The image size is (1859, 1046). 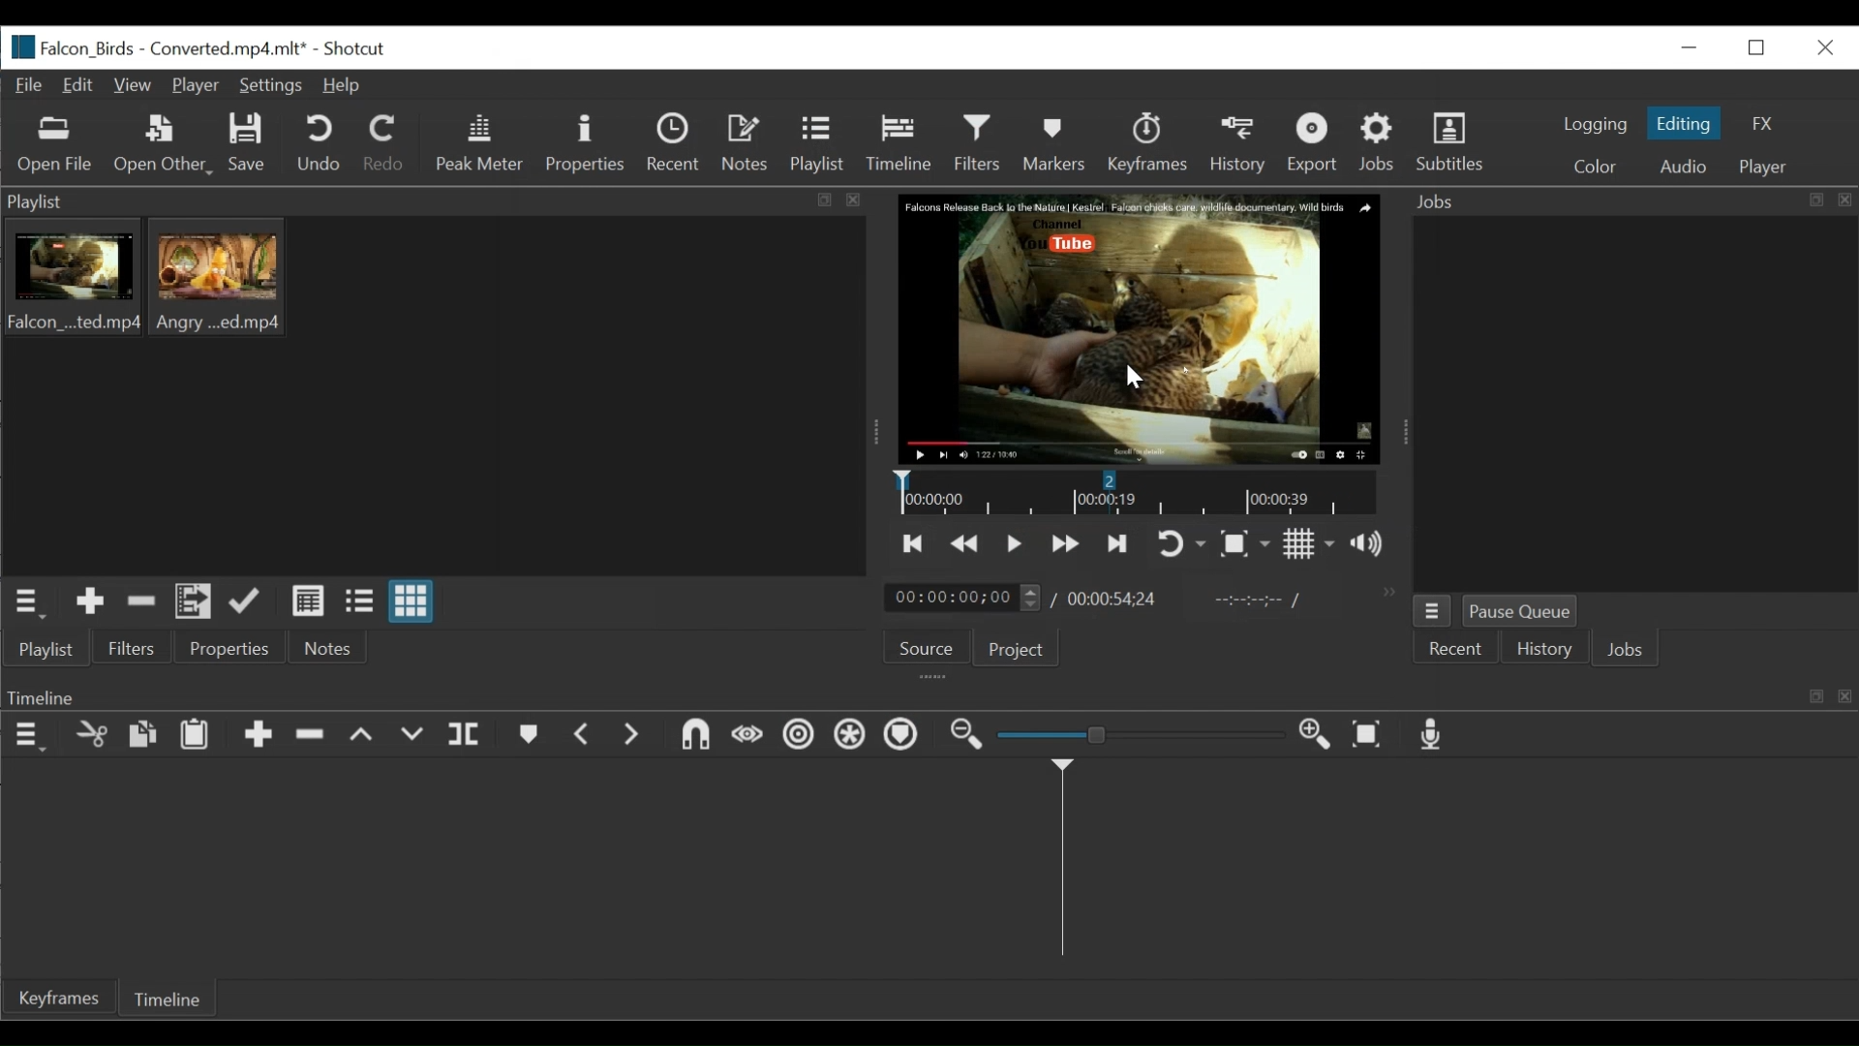 I want to click on Keyframe , so click(x=58, y=997).